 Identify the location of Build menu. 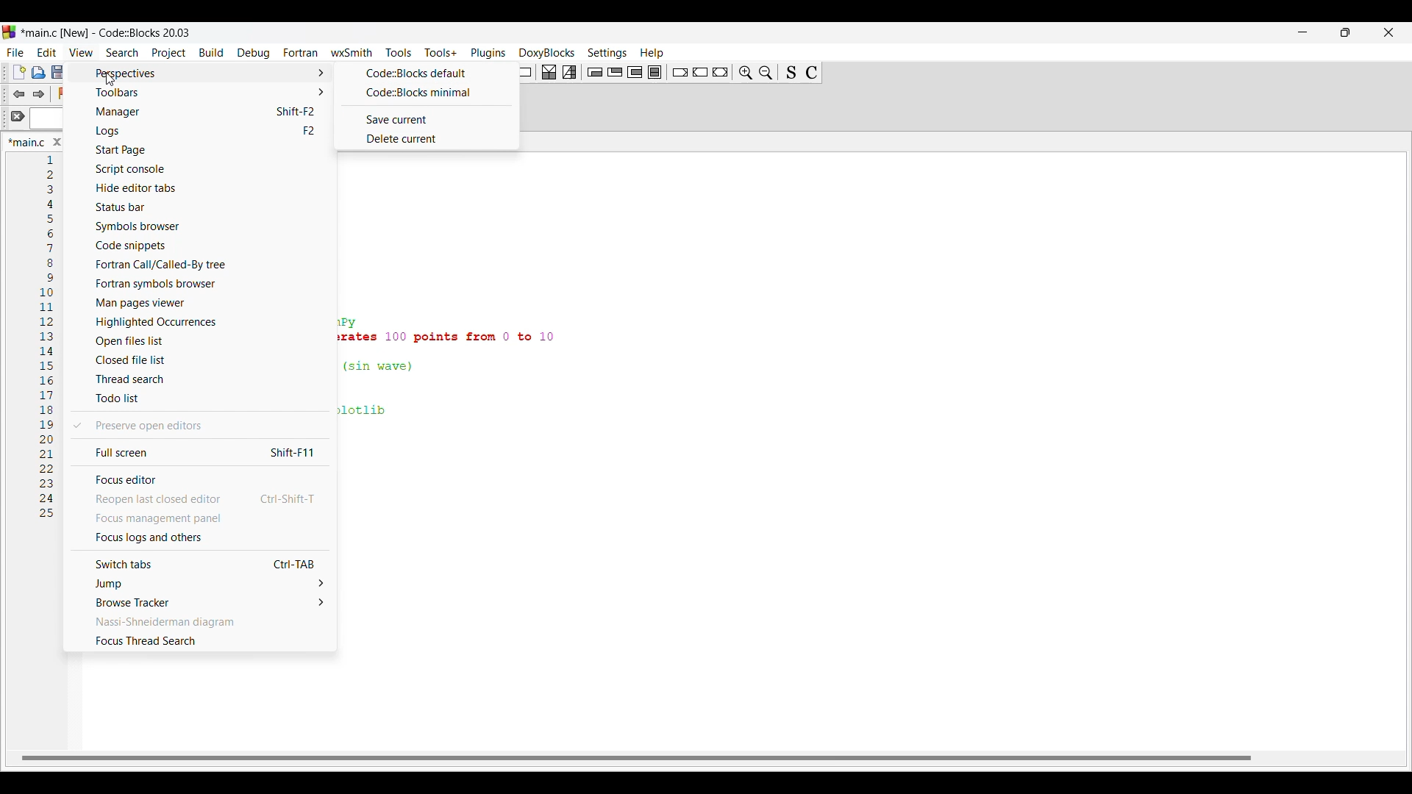
(212, 52).